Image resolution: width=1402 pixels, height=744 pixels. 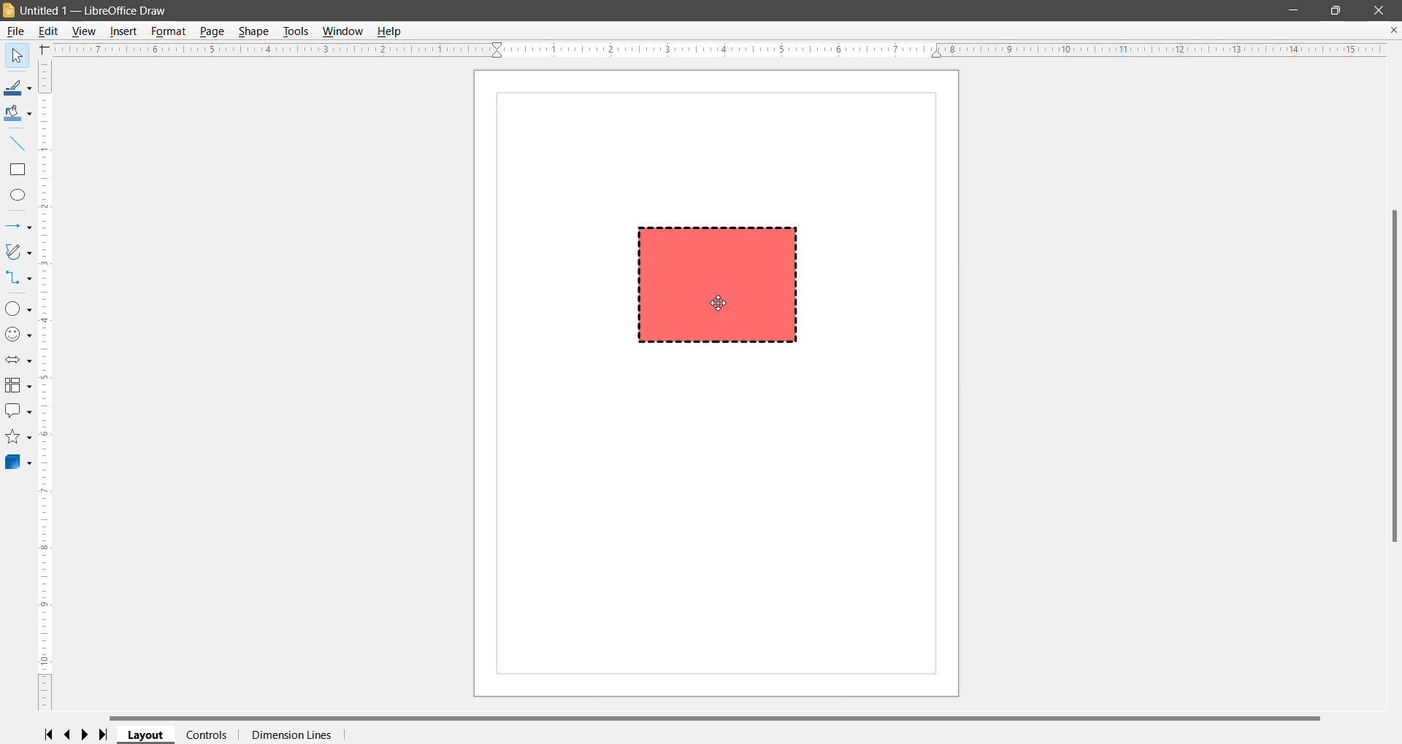 I want to click on Controls, so click(x=207, y=736).